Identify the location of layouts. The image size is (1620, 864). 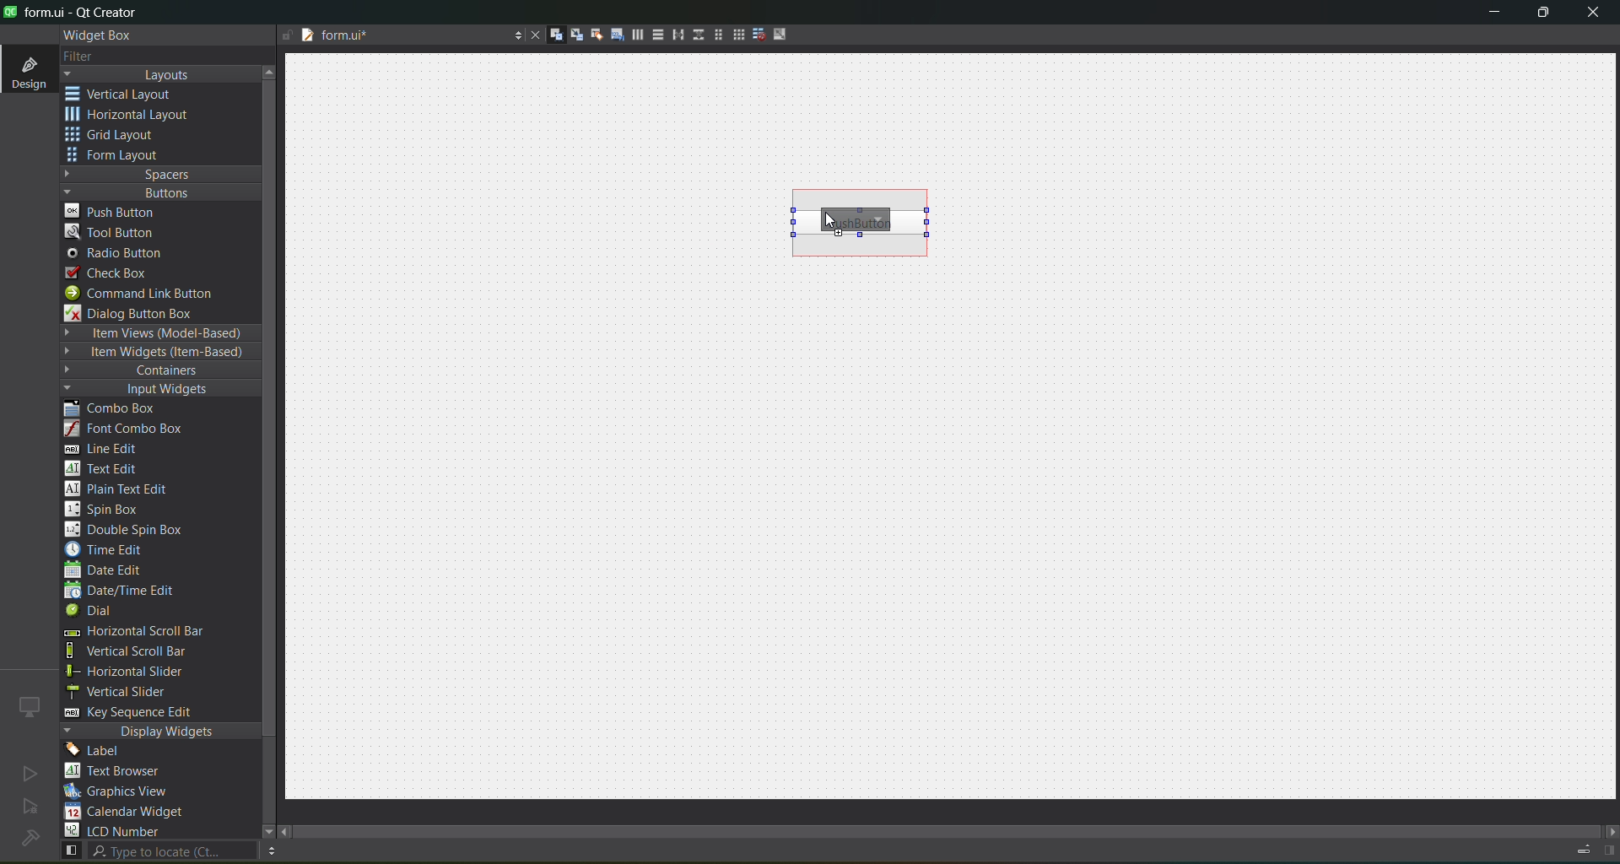
(160, 74).